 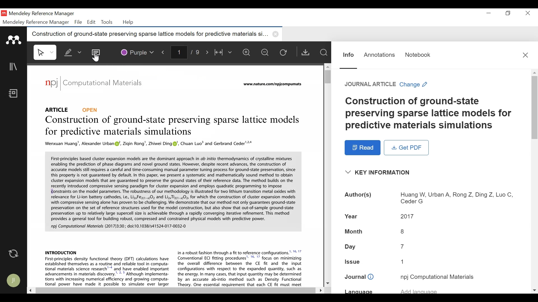 What do you see at coordinates (42, 14) in the screenshot?
I see `Mendeley Reference Manager` at bounding box center [42, 14].